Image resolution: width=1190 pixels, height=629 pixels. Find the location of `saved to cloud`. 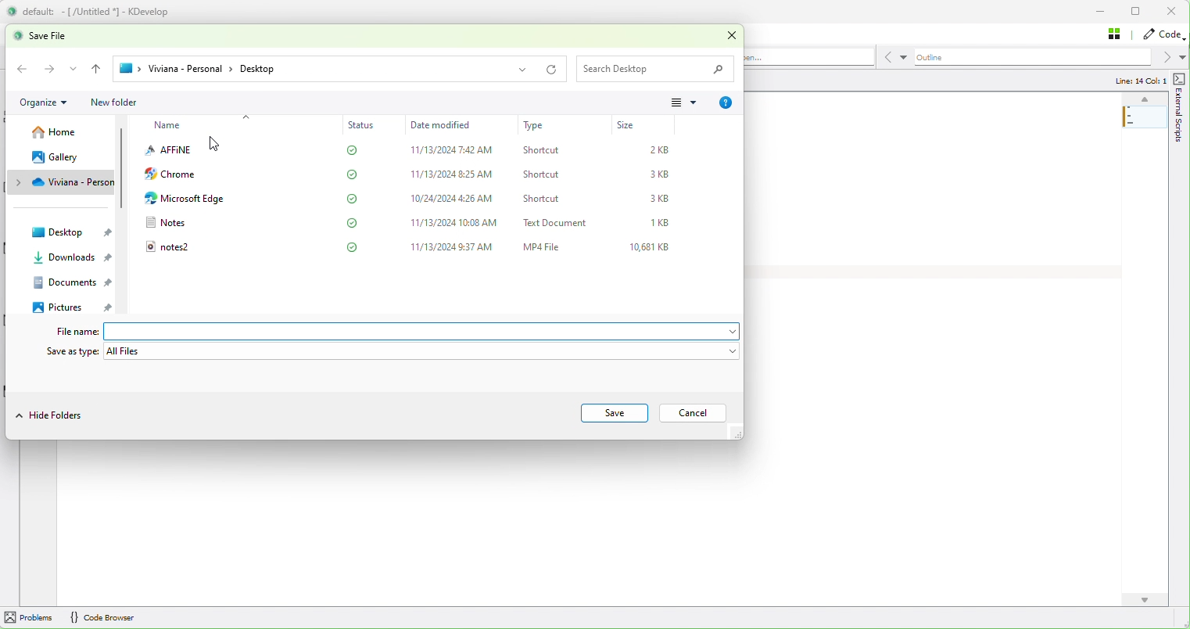

saved to cloud is located at coordinates (353, 174).